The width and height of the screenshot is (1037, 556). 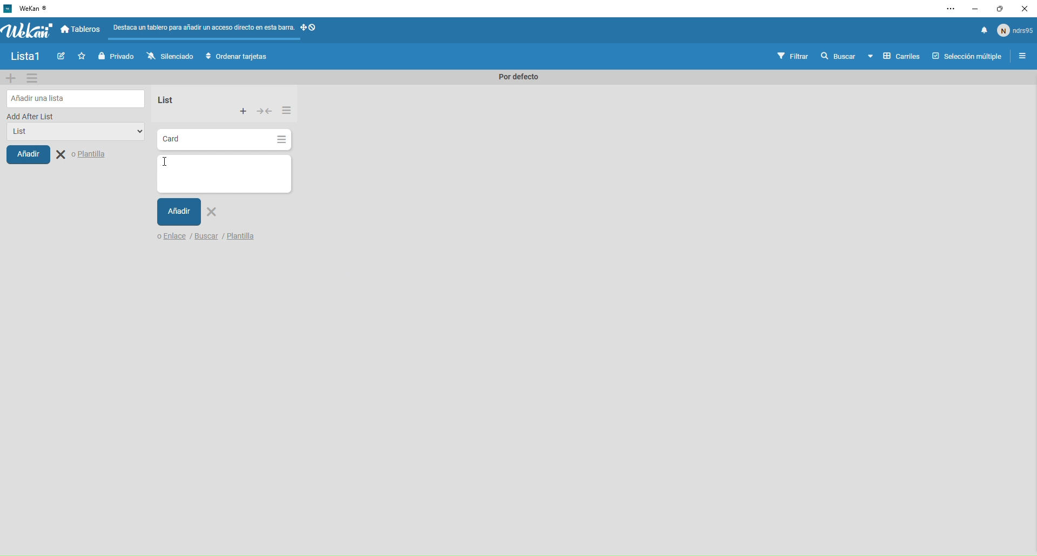 What do you see at coordinates (27, 30) in the screenshot?
I see `Wekan` at bounding box center [27, 30].